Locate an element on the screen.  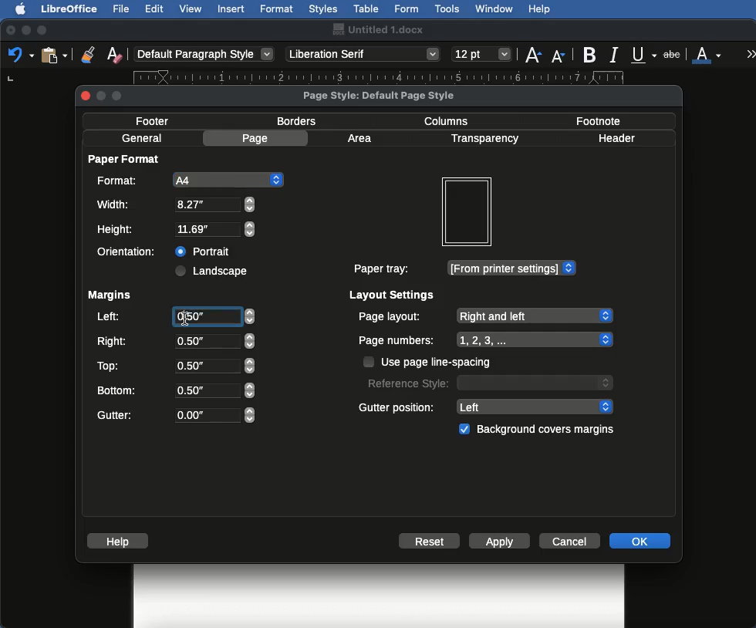
General is located at coordinates (142, 138).